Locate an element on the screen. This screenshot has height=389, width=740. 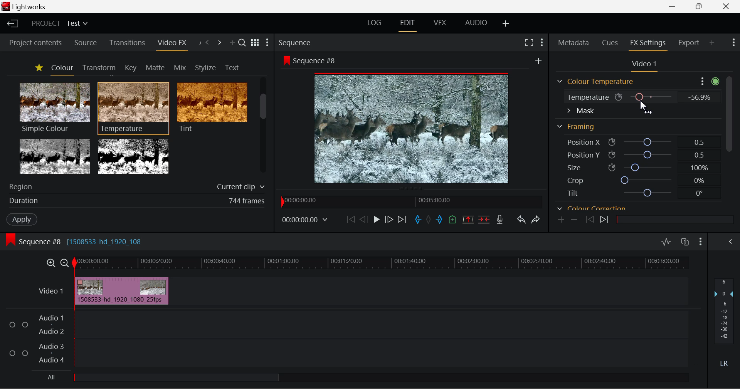
Search is located at coordinates (243, 44).